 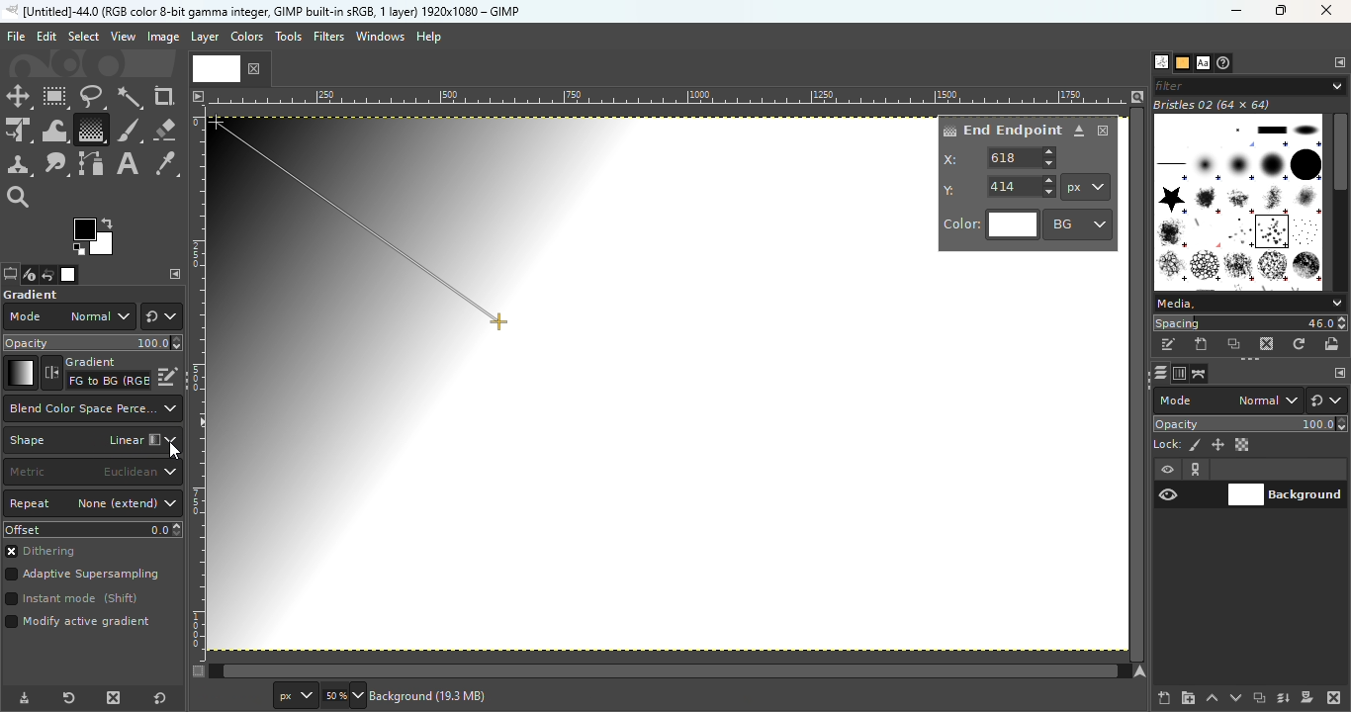 What do you see at coordinates (164, 96) in the screenshot?
I see `Crop tool` at bounding box center [164, 96].